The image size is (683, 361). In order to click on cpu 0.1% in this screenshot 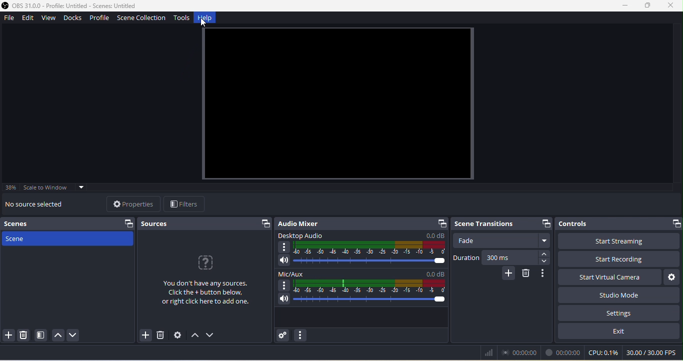, I will do `click(603, 353)`.